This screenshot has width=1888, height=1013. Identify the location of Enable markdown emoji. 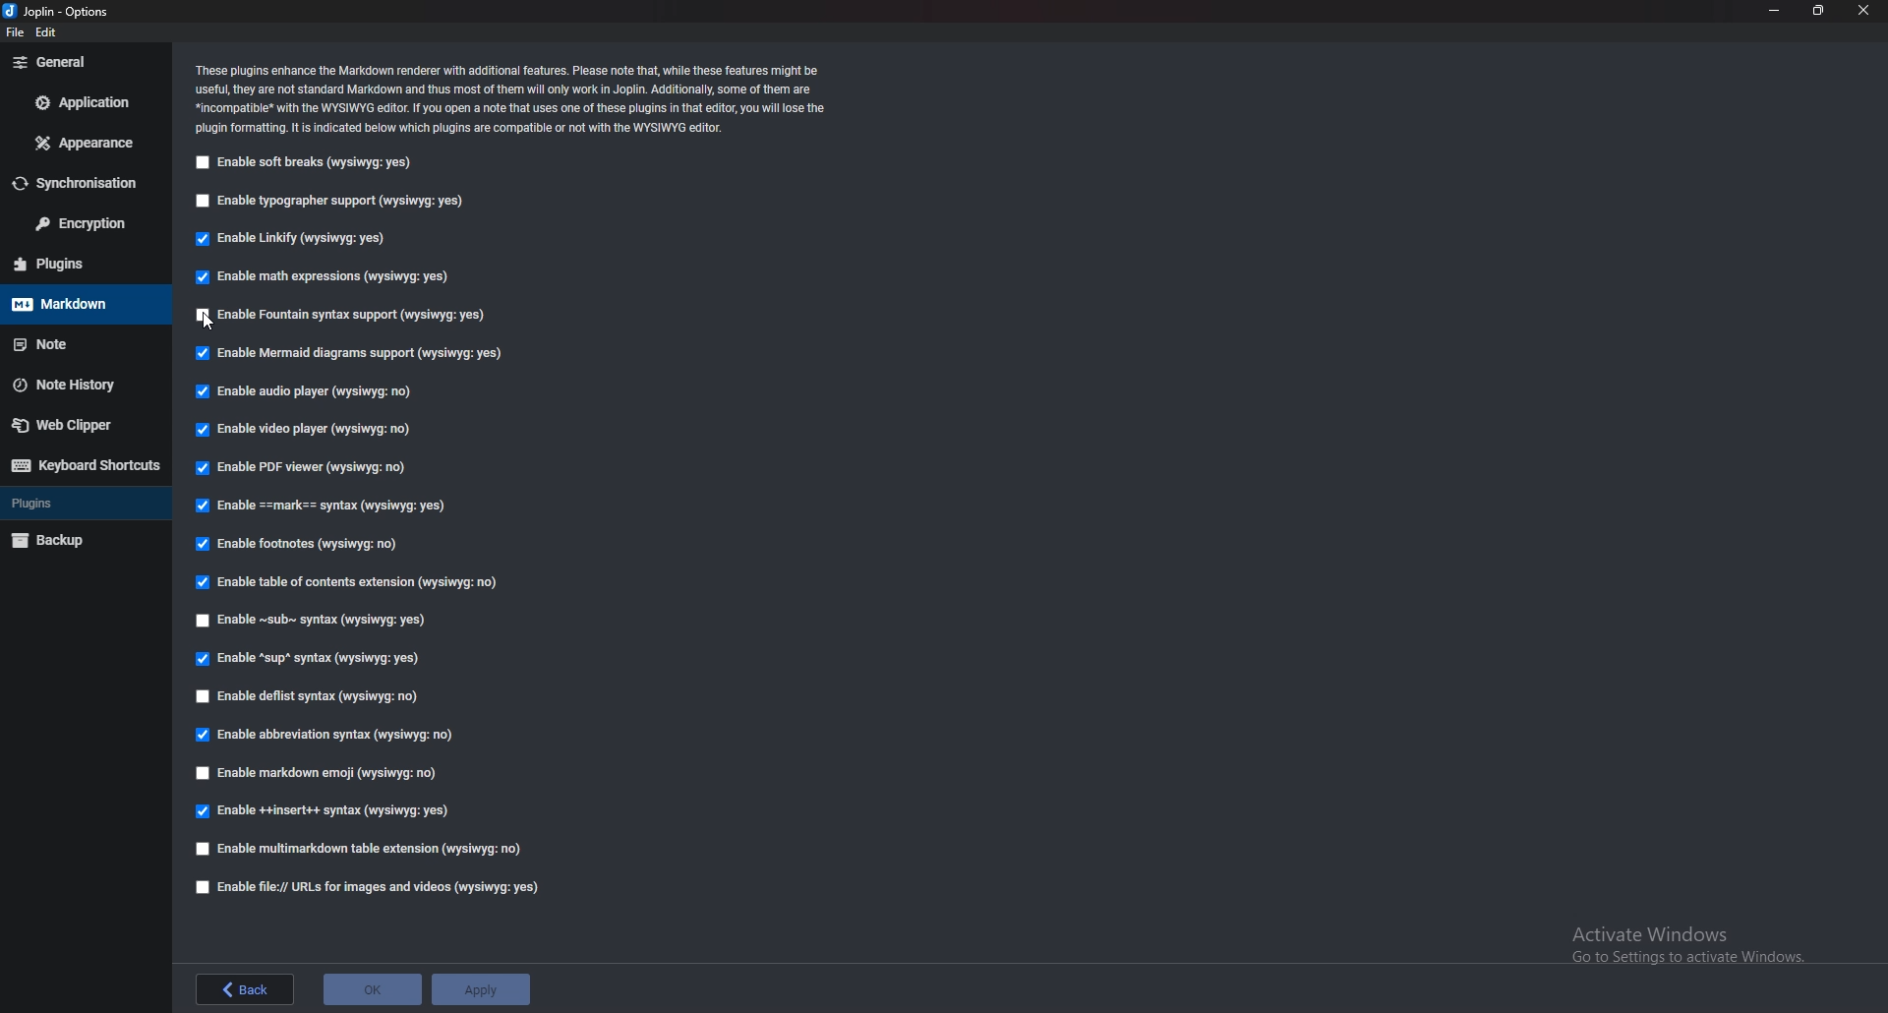
(323, 775).